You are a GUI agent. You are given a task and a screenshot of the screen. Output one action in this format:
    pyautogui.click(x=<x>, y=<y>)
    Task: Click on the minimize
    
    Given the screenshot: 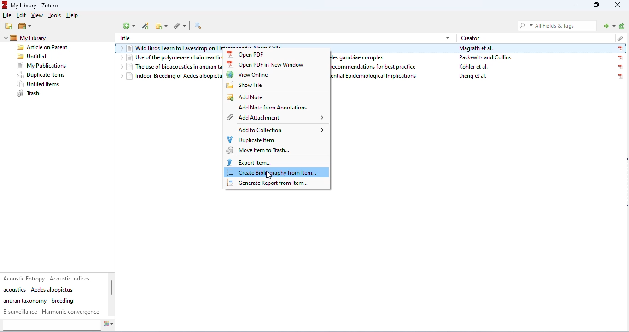 What is the action you would take?
    pyautogui.click(x=574, y=6)
    